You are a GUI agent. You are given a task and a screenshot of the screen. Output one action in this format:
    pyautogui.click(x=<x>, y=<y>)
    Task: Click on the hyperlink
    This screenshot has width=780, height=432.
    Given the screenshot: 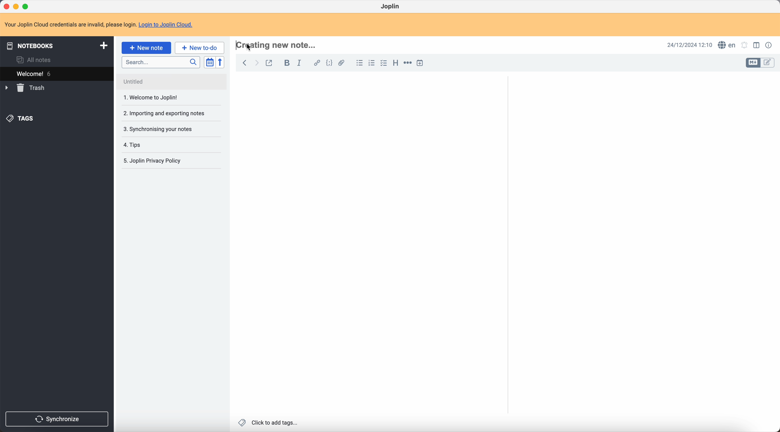 What is the action you would take?
    pyautogui.click(x=316, y=63)
    